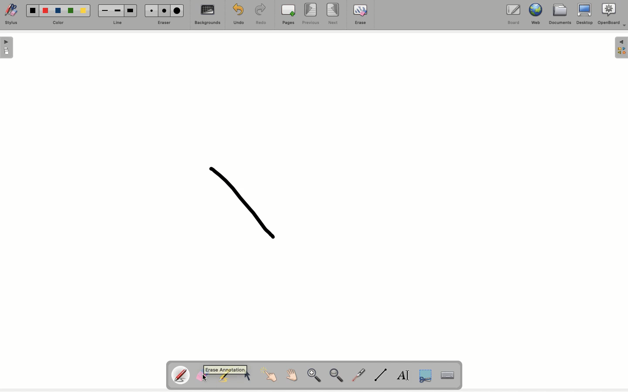  Describe the element at coordinates (584, 15) in the screenshot. I see `Desktop` at that location.